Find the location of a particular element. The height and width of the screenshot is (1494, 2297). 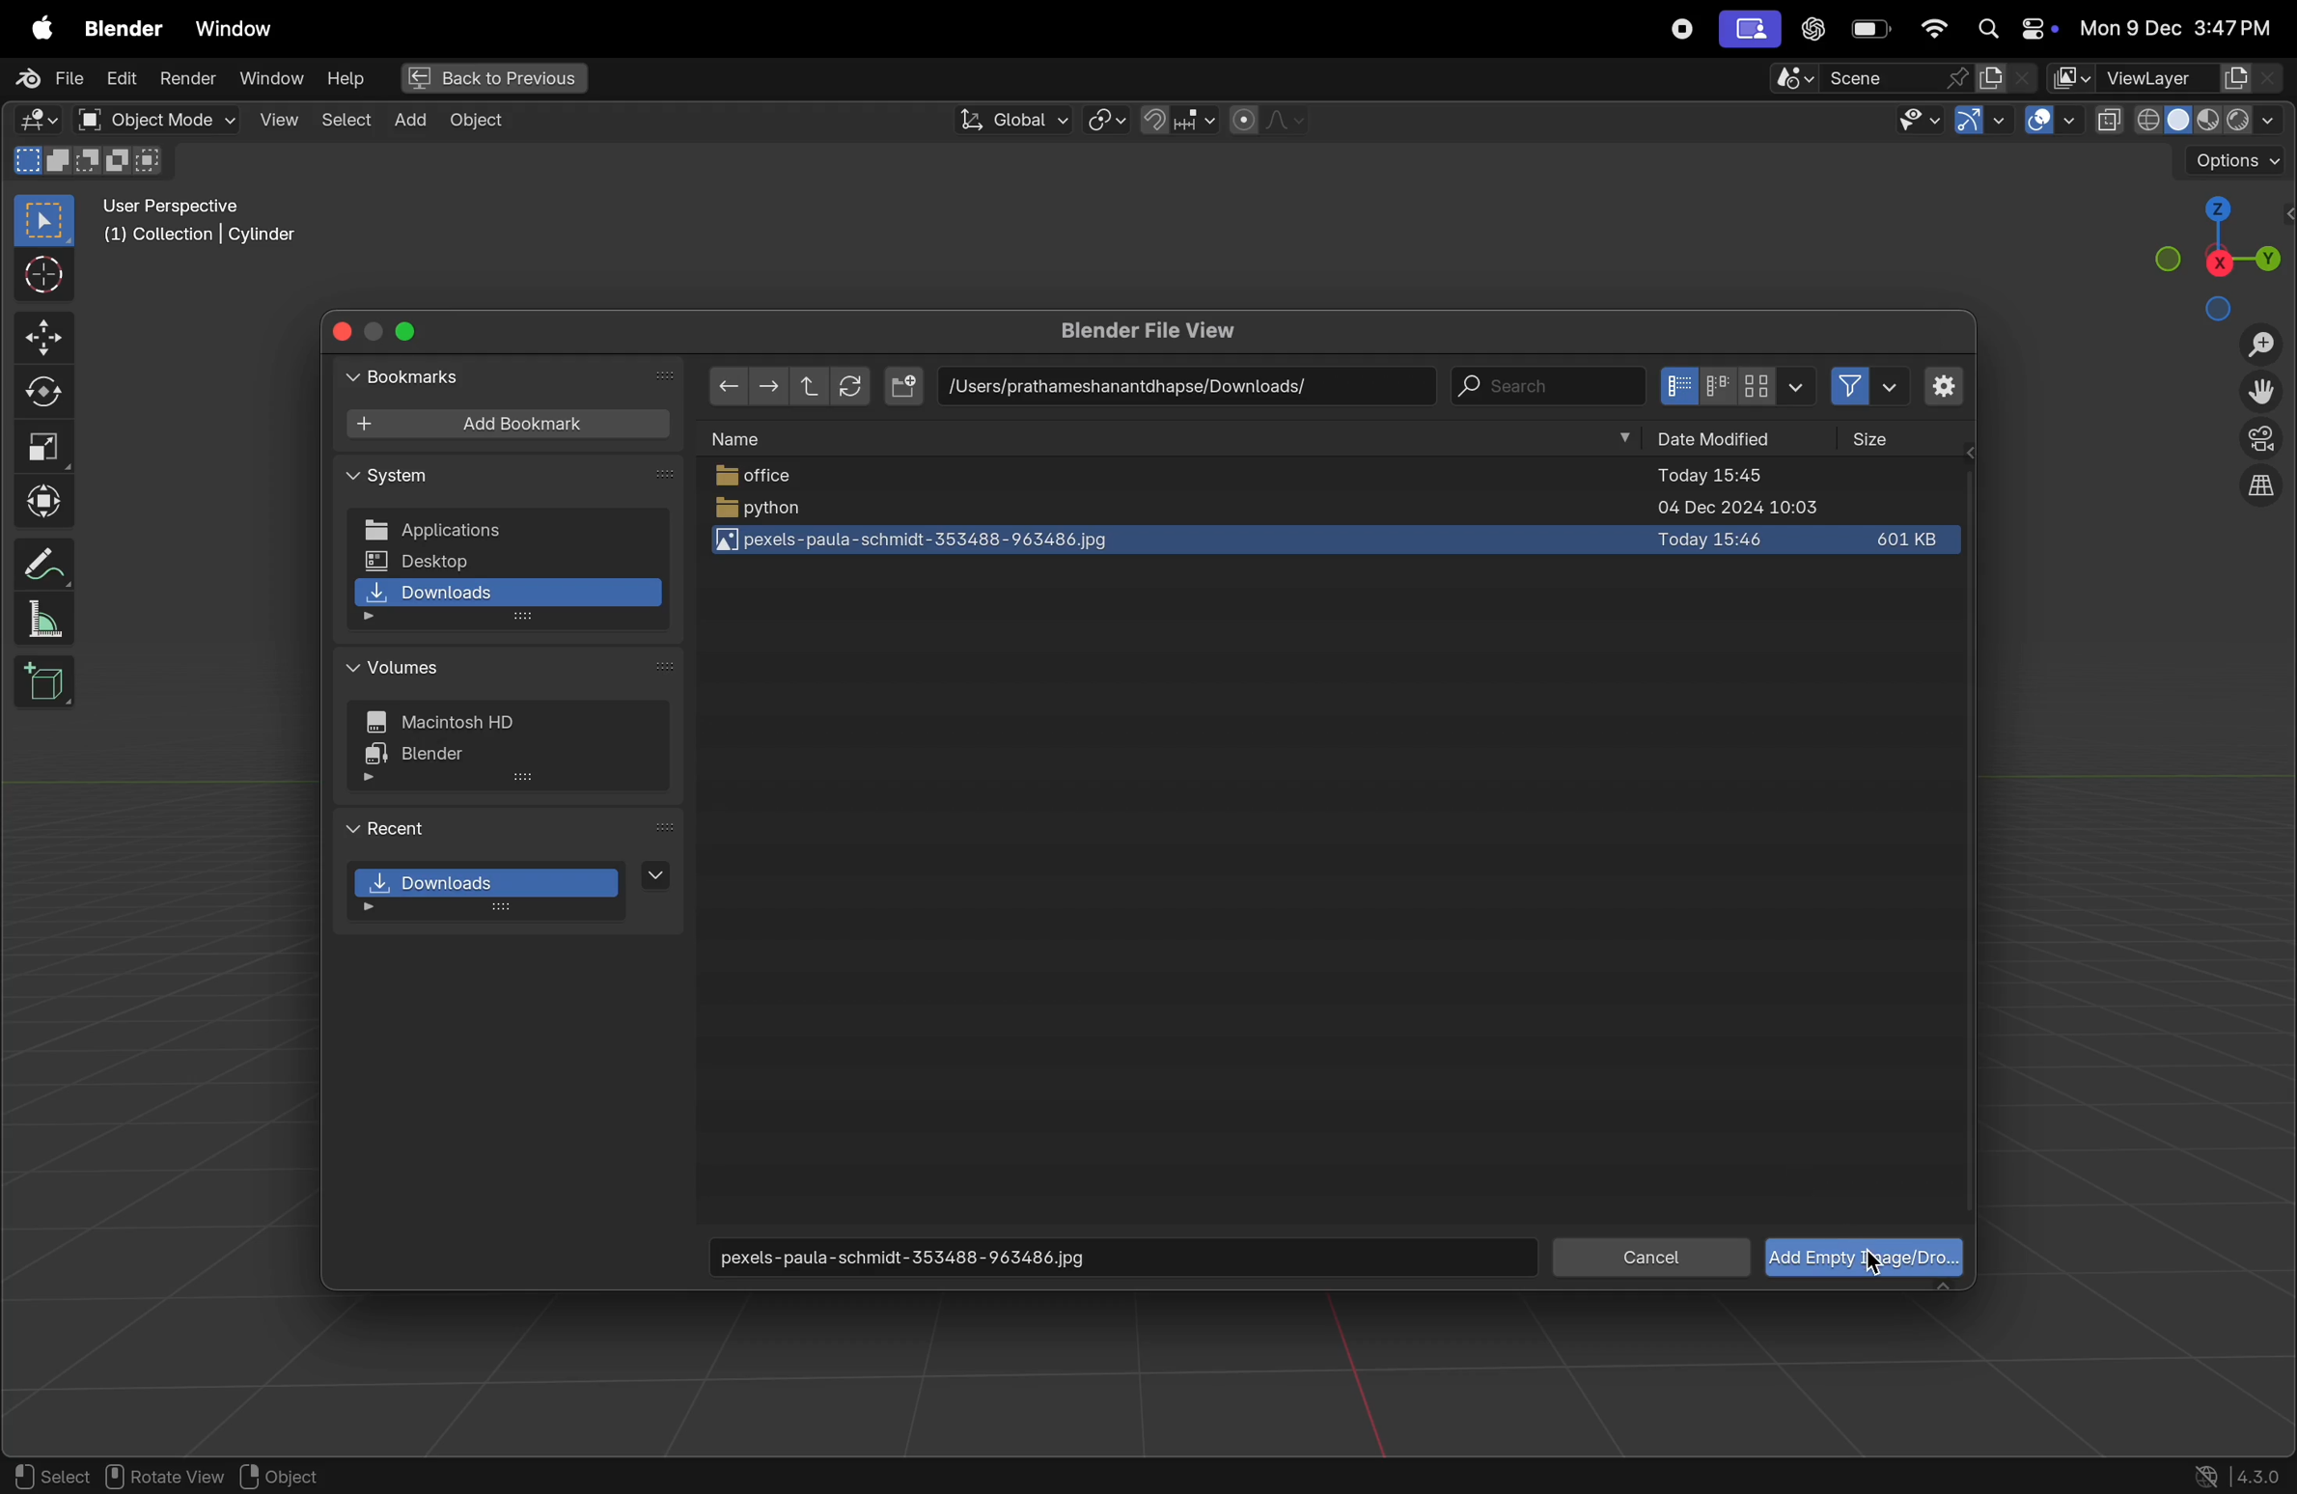

chatgpt is located at coordinates (1813, 30).